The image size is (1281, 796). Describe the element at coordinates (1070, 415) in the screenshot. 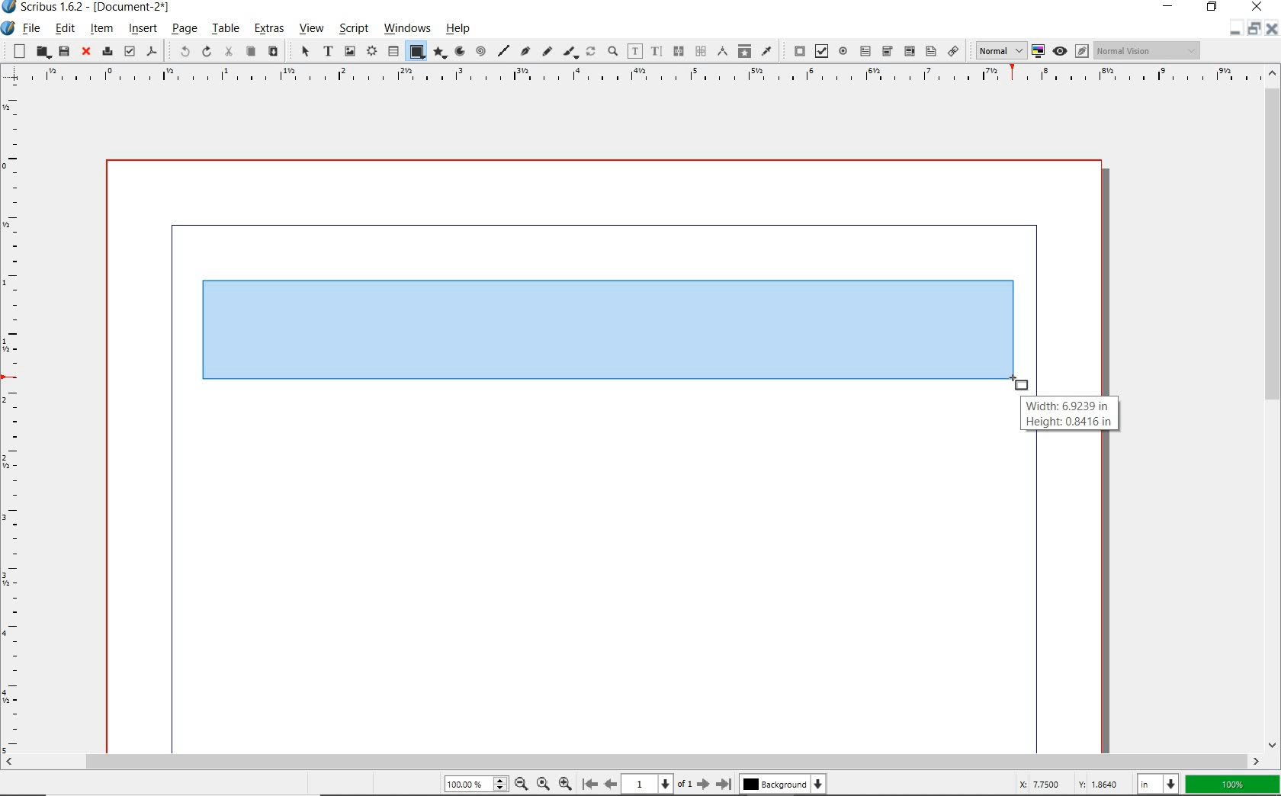

I see `Width: 6.9239 in  Height: 0.3416 in` at that location.